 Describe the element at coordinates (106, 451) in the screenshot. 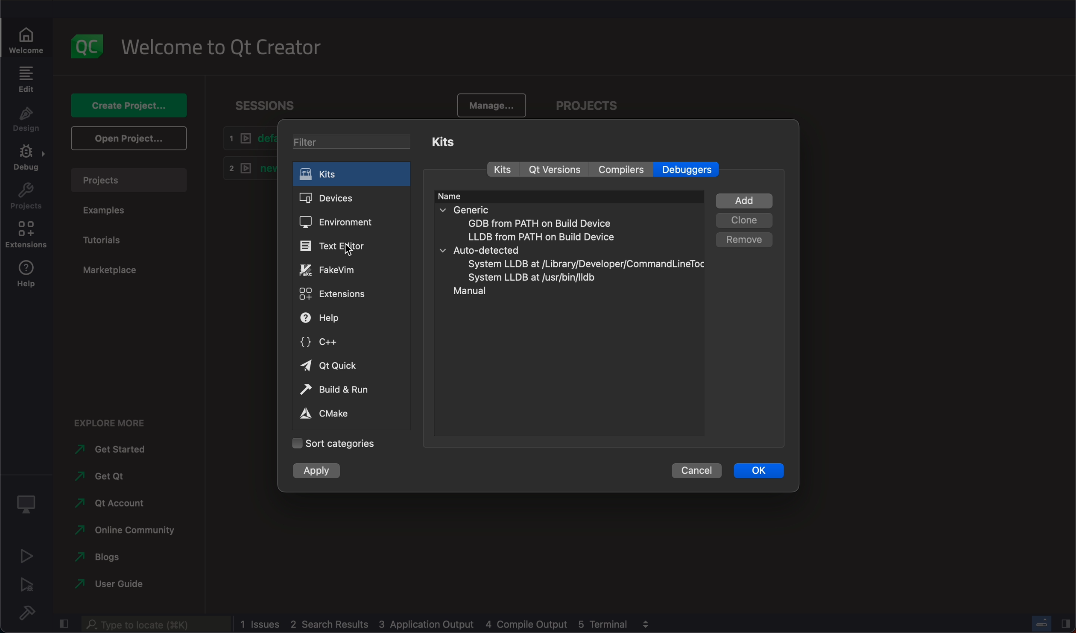

I see `started` at that location.